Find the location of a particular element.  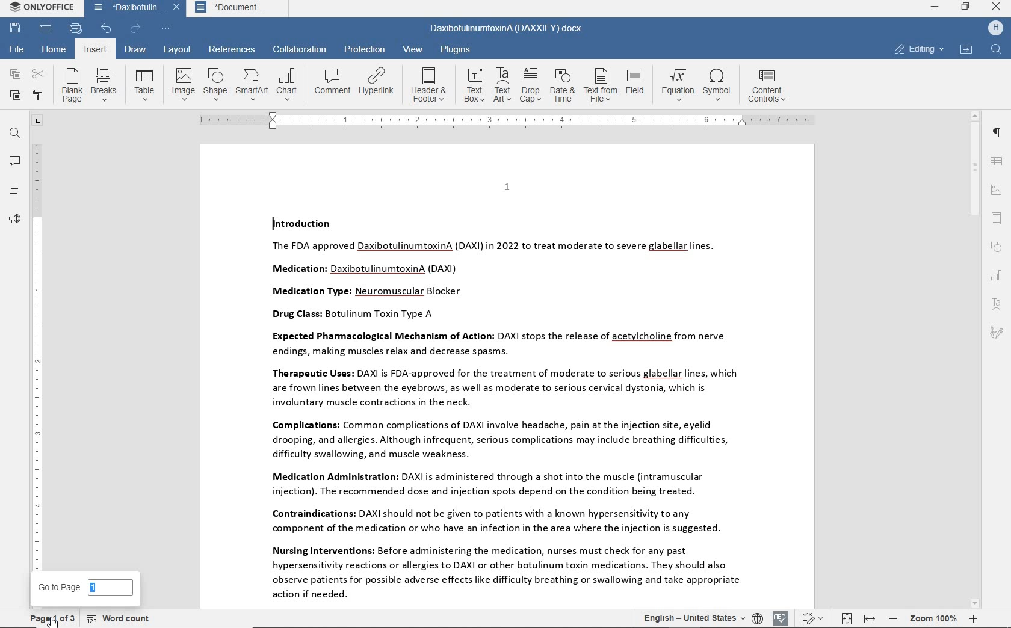

scrollbar is located at coordinates (975, 360).